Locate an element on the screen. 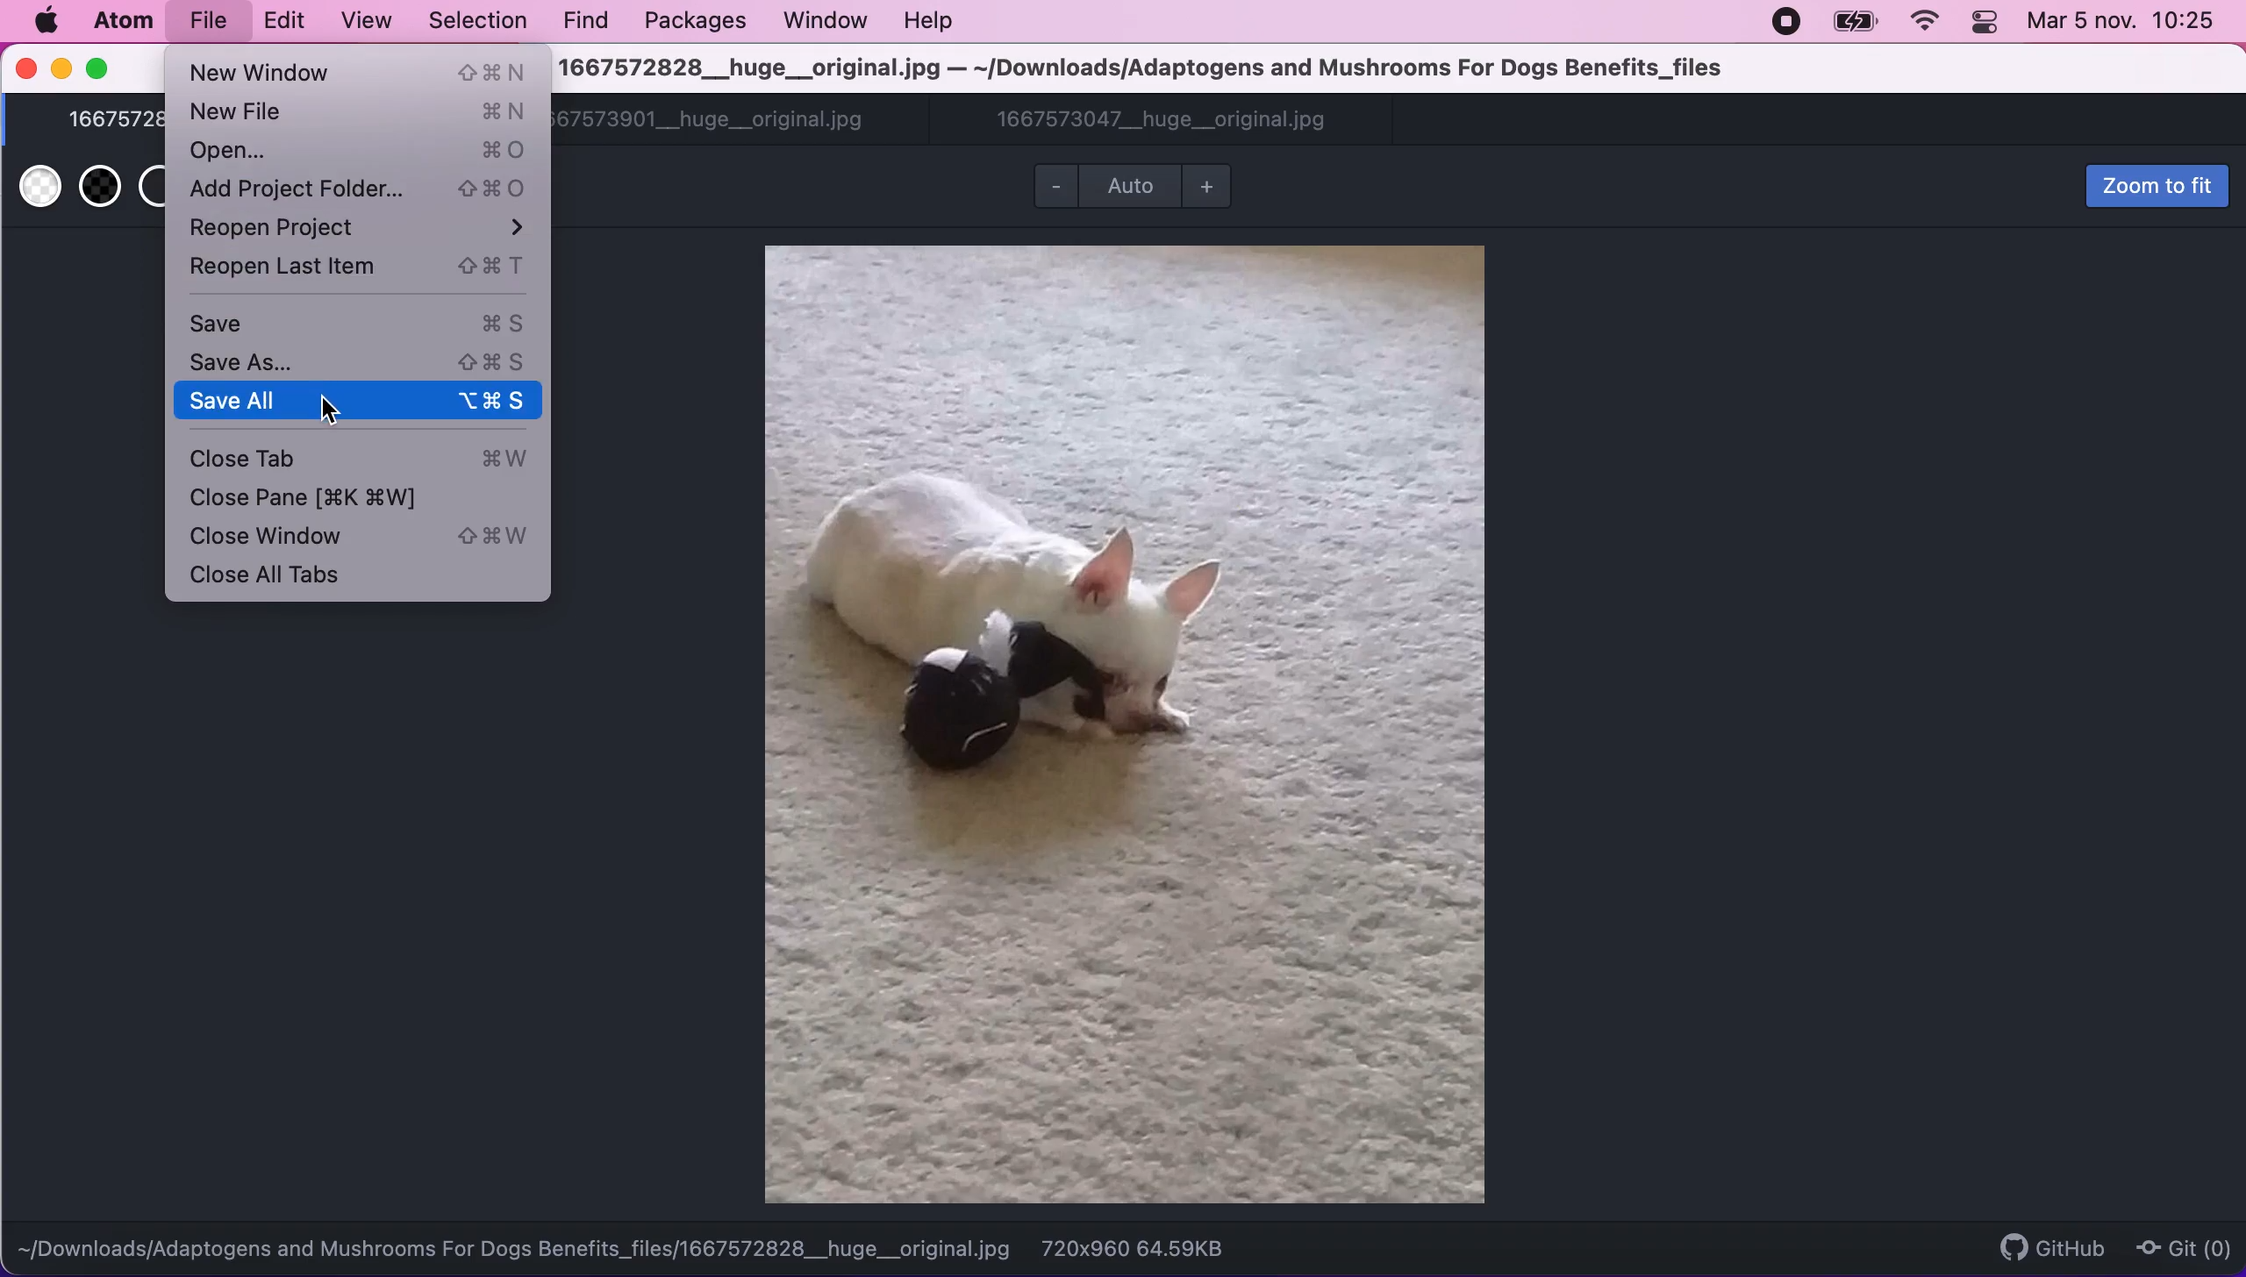  use transparent background is located at coordinates (149, 188).